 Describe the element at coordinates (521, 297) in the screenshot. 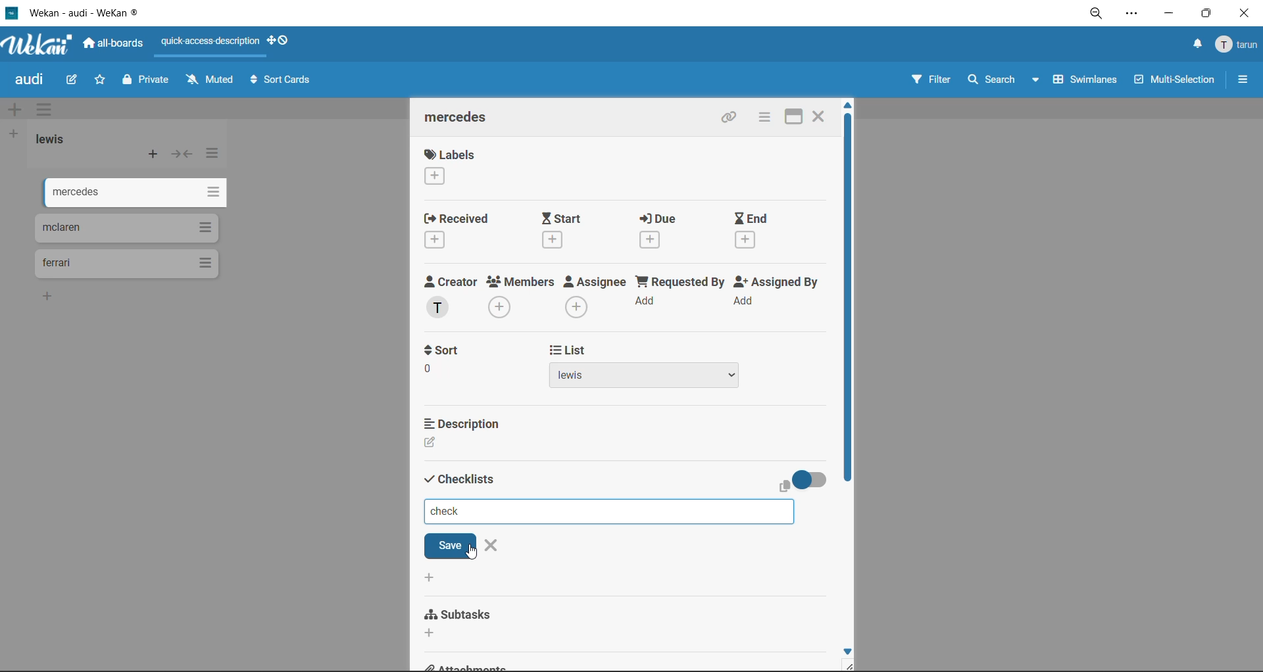

I see `members` at that location.